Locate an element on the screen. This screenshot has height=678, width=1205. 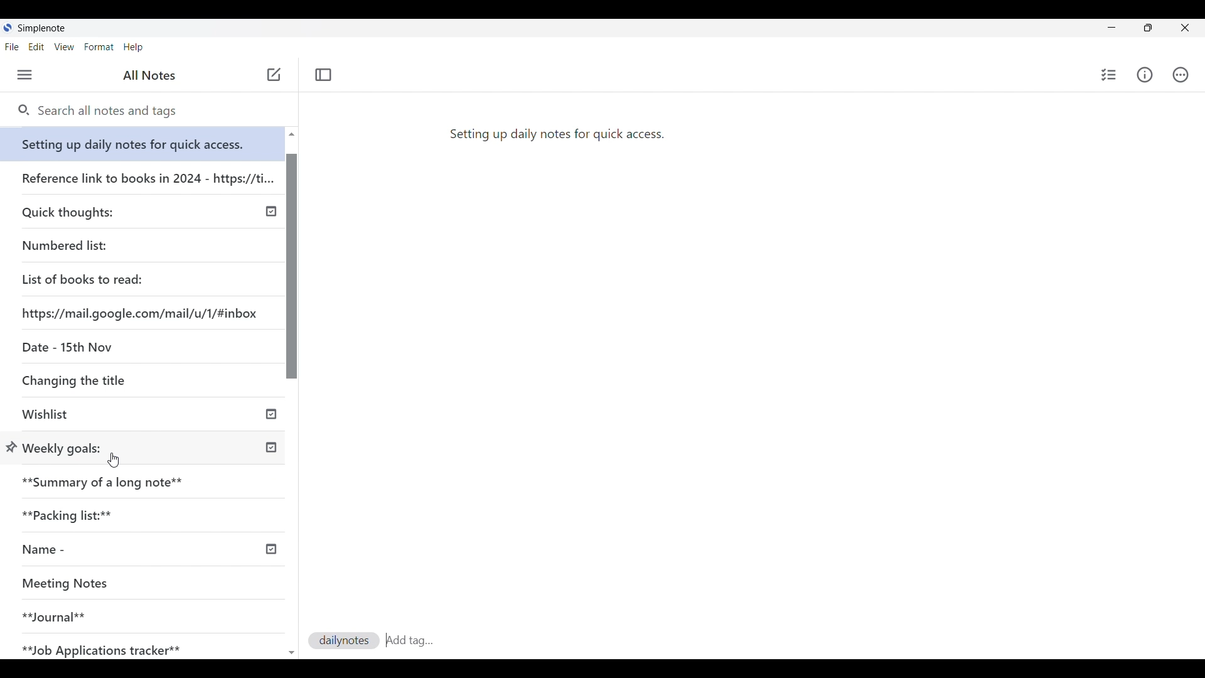
Quick thoughts is located at coordinates (103, 210).